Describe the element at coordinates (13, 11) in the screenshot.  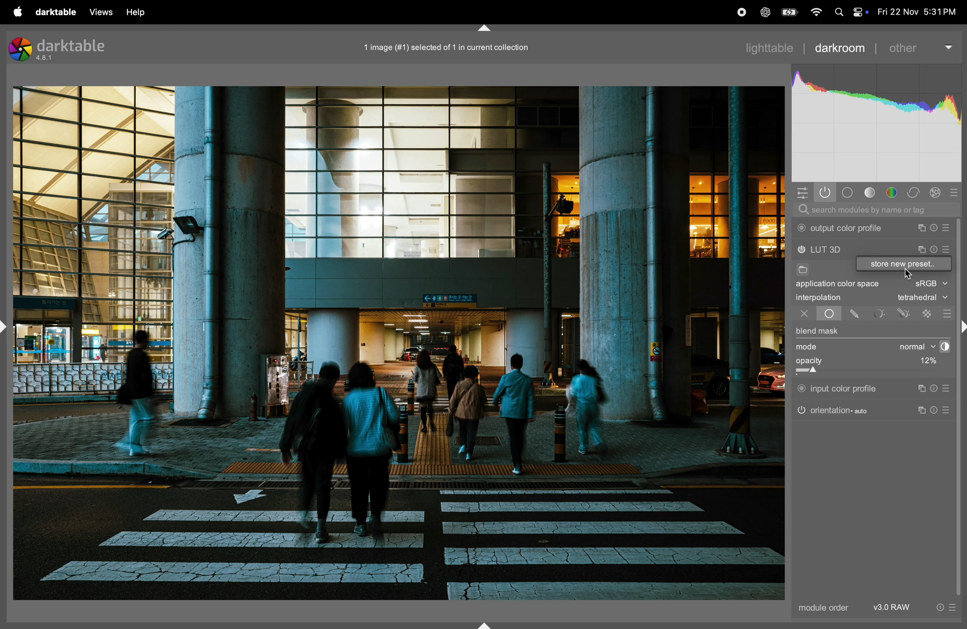
I see `apple menu` at that location.